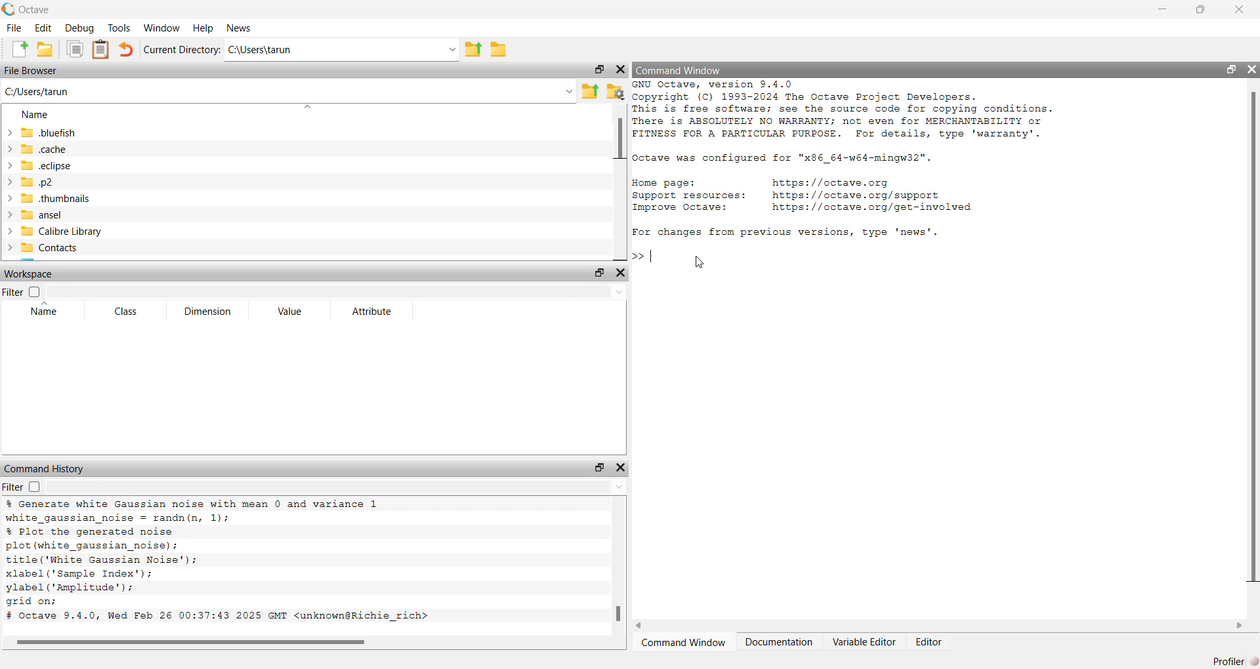 The width and height of the screenshot is (1260, 669). What do you see at coordinates (477, 48) in the screenshot?
I see `parent directory` at bounding box center [477, 48].